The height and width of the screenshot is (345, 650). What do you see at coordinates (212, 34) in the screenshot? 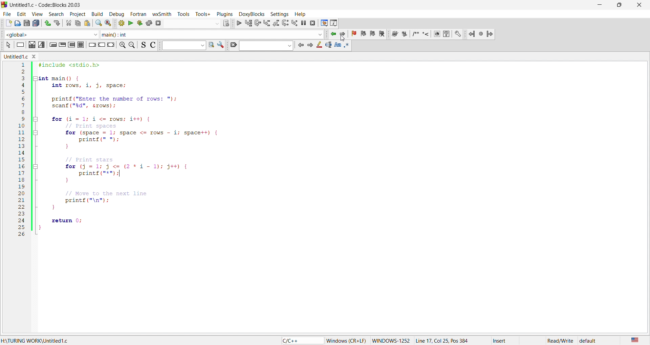
I see `function ` at bounding box center [212, 34].